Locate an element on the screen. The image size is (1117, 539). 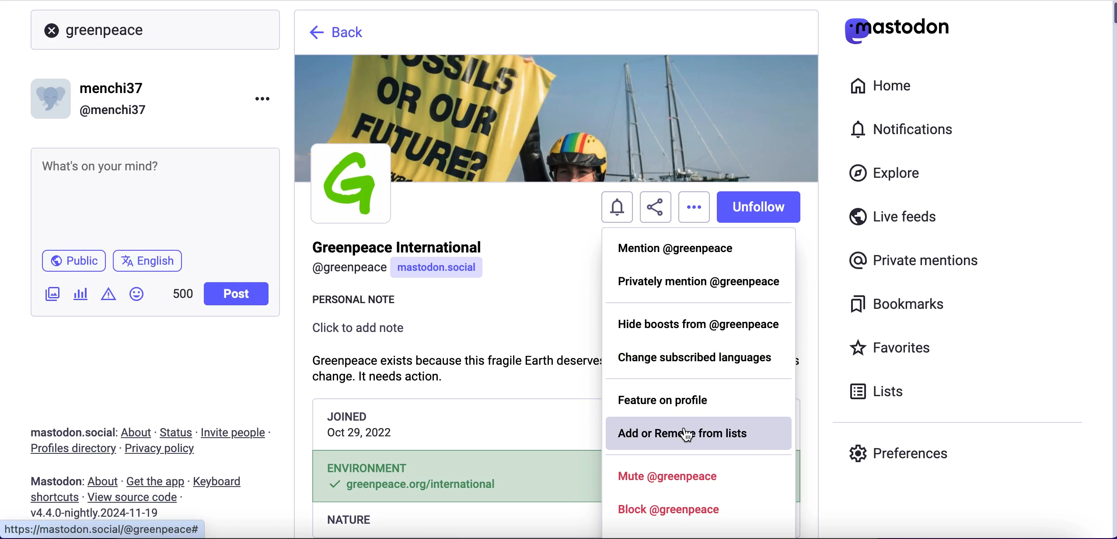
add a poll is located at coordinates (80, 297).